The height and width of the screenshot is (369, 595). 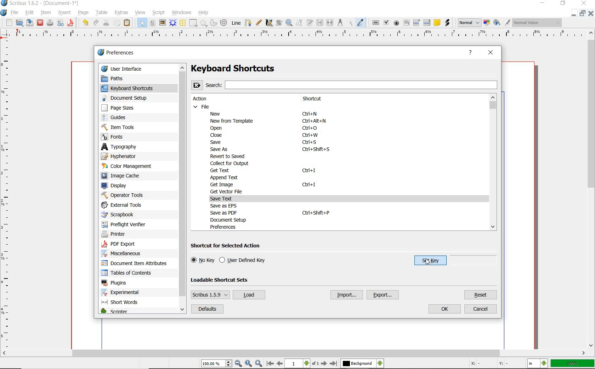 I want to click on cancel, so click(x=481, y=309).